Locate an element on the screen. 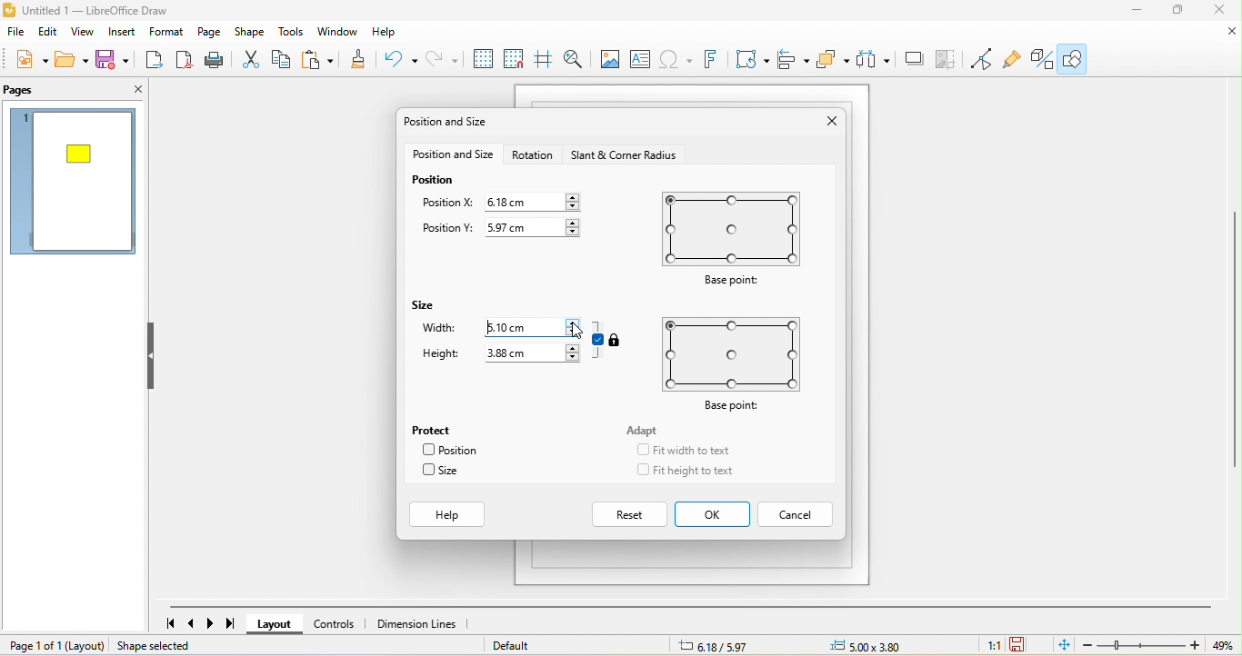 The width and height of the screenshot is (1242, 656). align object is located at coordinates (795, 61).